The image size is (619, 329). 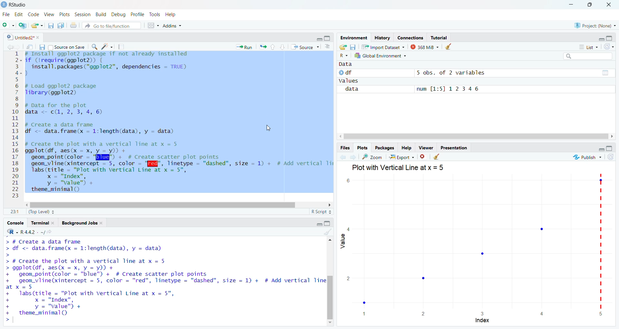 I want to click on spark, so click(x=106, y=46).